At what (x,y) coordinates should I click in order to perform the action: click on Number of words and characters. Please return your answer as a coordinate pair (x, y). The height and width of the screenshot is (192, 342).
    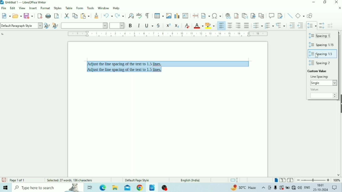
    Looking at the image, I should click on (70, 180).